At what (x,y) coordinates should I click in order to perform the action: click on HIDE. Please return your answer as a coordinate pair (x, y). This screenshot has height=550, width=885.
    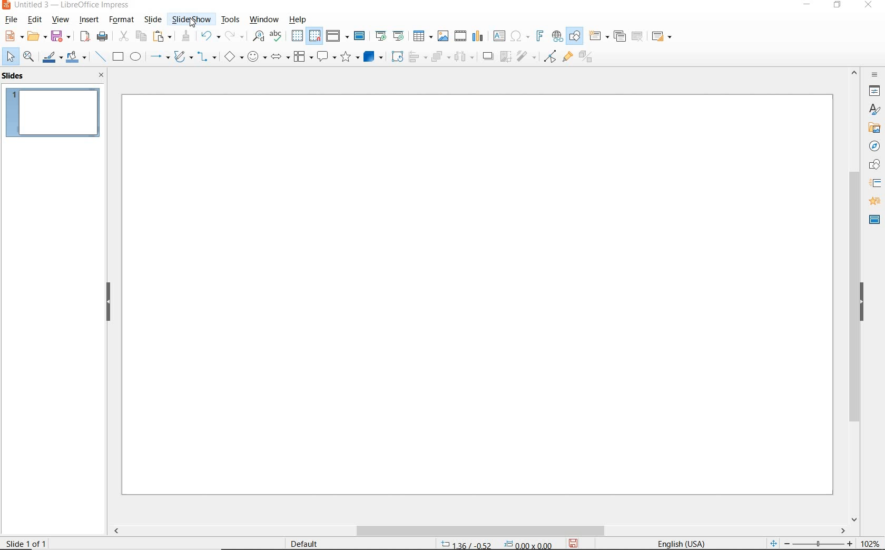
    Looking at the image, I should click on (108, 303).